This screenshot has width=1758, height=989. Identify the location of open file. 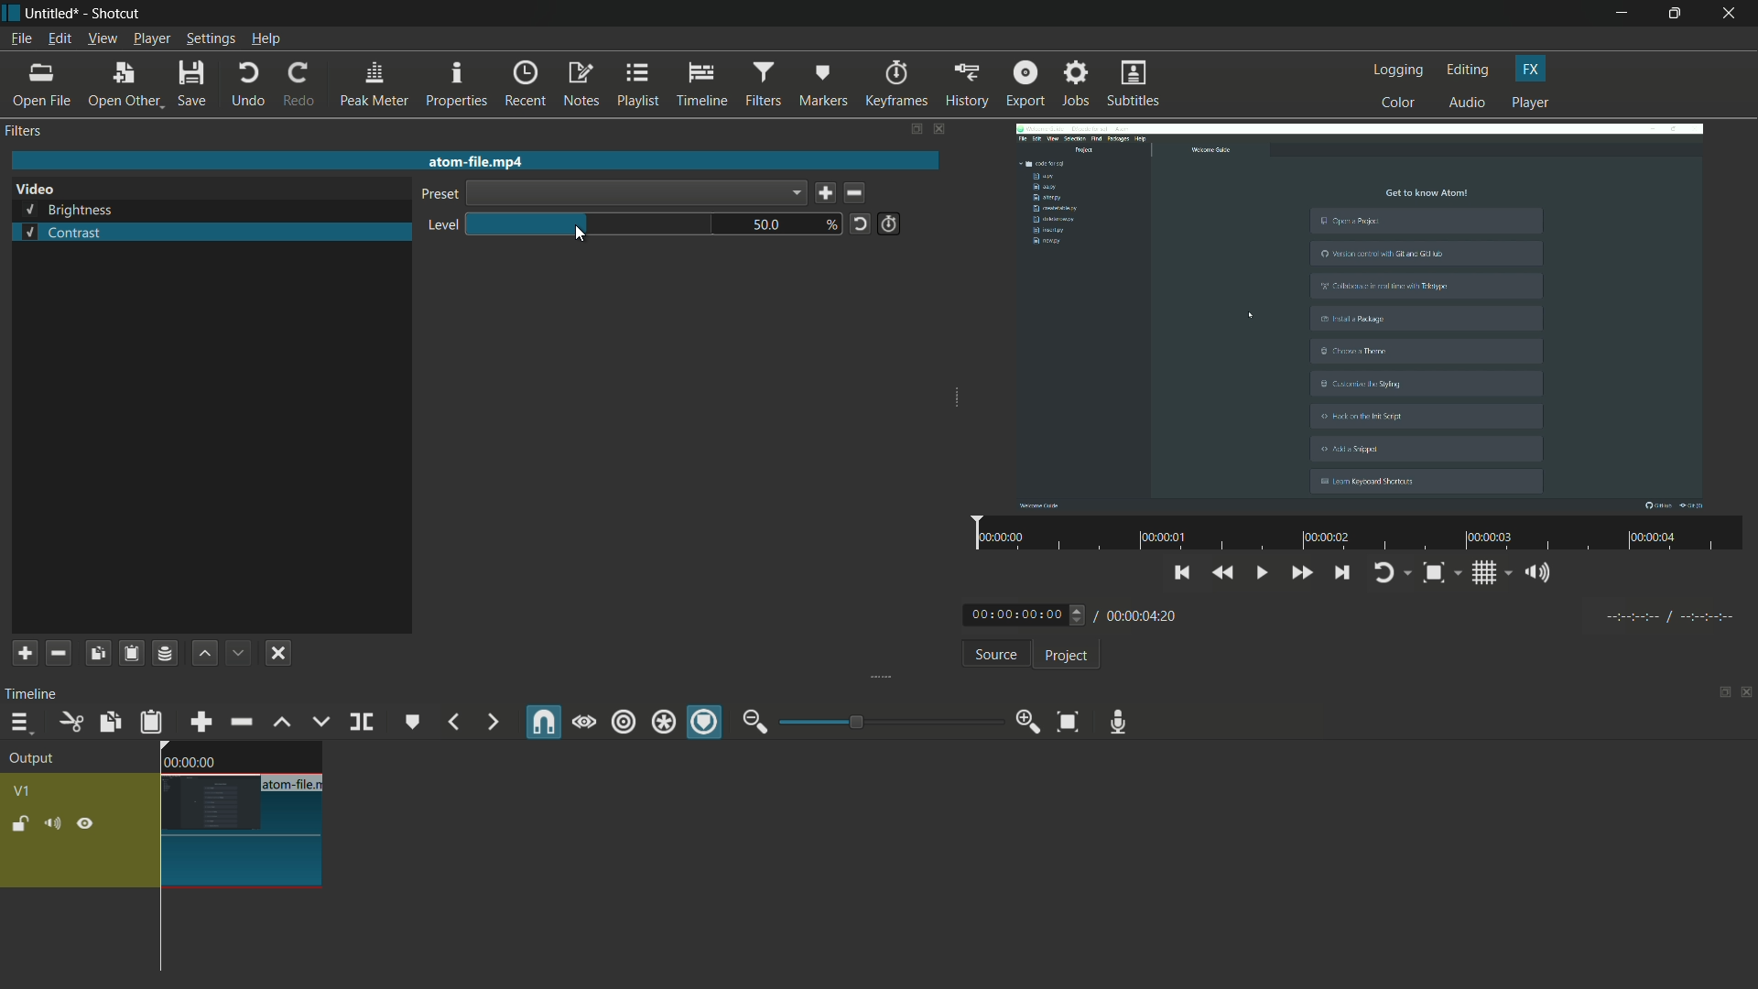
(43, 85).